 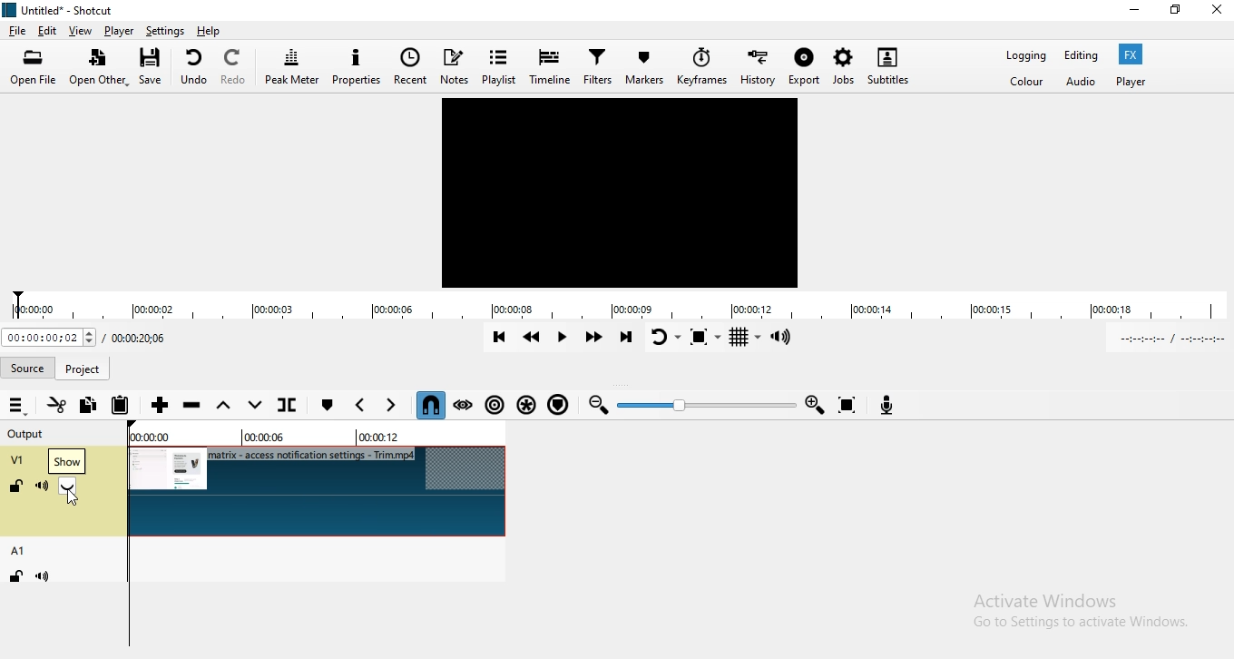 What do you see at coordinates (14, 577) in the screenshot?
I see `Lock` at bounding box center [14, 577].